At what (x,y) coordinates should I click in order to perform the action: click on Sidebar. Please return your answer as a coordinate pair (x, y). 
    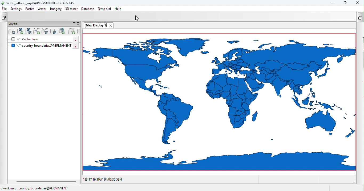
    Looking at the image, I should click on (362, 46).